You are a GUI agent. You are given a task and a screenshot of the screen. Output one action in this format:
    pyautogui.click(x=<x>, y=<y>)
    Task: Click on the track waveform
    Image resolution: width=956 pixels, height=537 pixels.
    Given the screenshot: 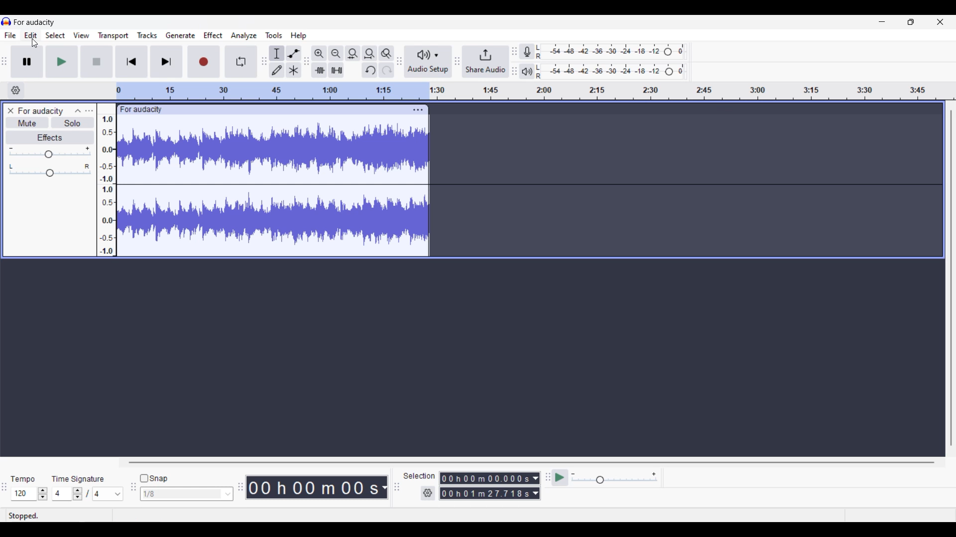 What is the action you would take?
    pyautogui.click(x=272, y=188)
    